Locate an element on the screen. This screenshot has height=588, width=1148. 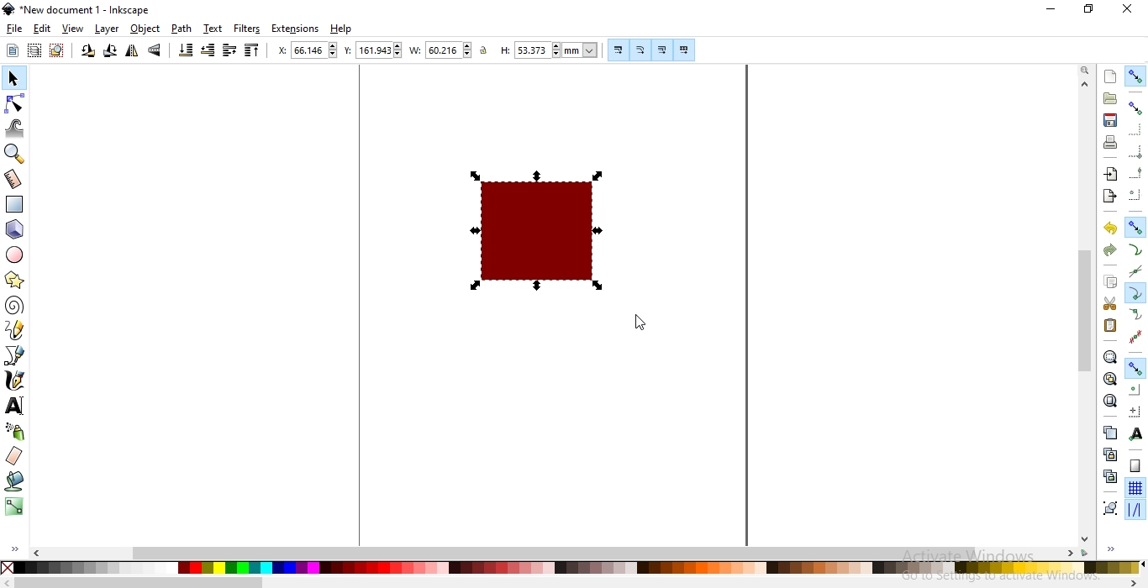
select and transform objects is located at coordinates (13, 78).